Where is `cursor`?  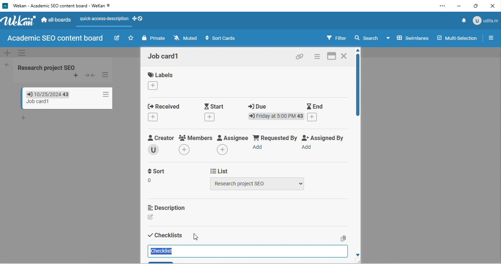
cursor is located at coordinates (195, 237).